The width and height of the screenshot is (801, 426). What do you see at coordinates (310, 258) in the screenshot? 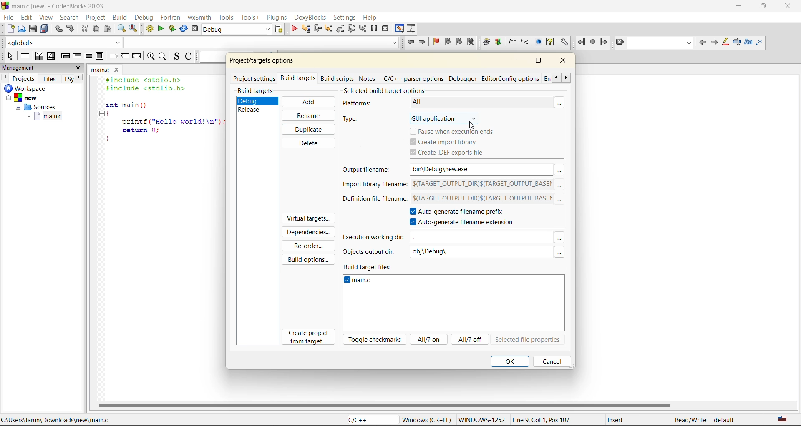
I see `build options` at bounding box center [310, 258].